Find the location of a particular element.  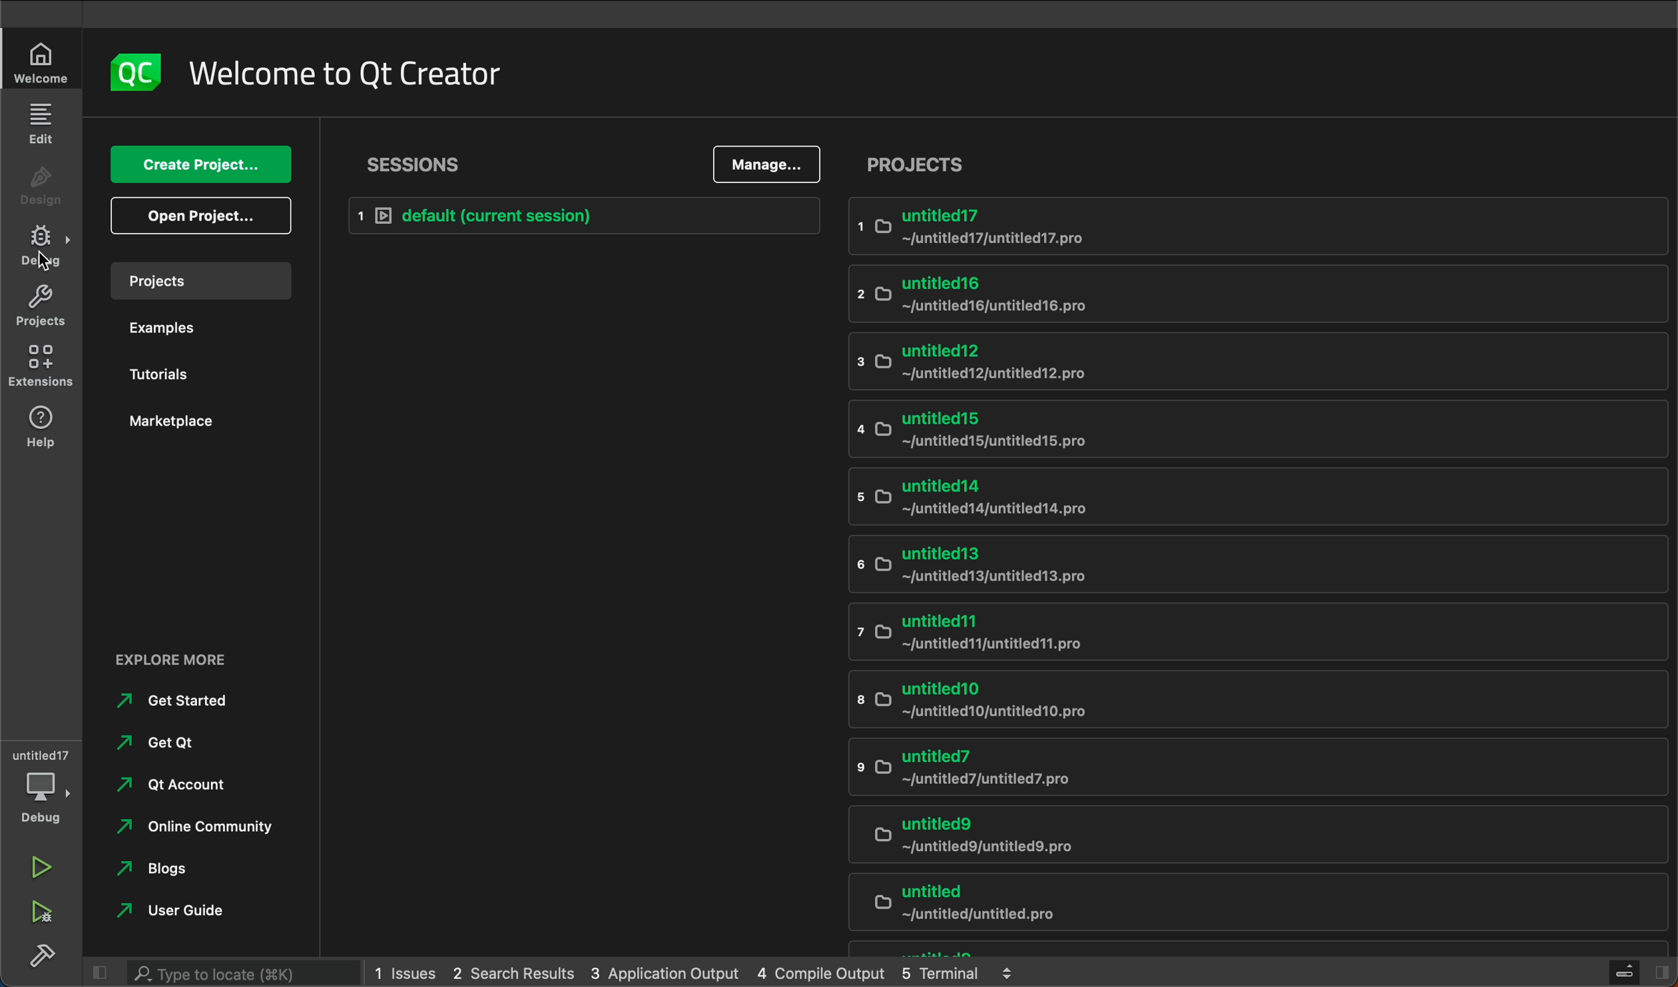

build is located at coordinates (43, 959).